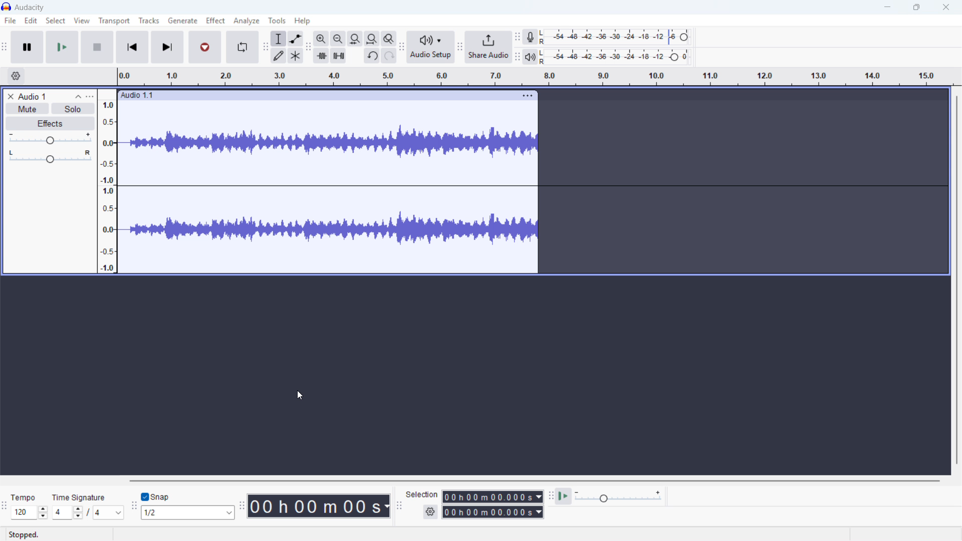  Describe the element at coordinates (110, 513) in the screenshot. I see `Set time signature ` at that location.